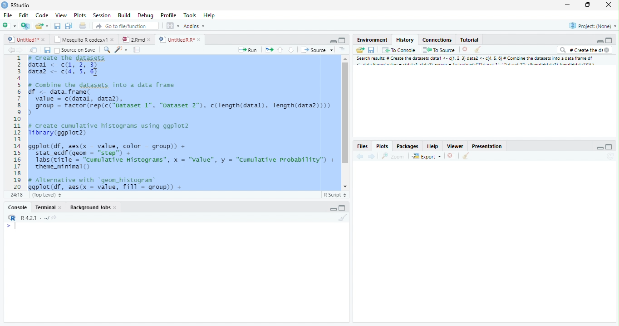  What do you see at coordinates (584, 51) in the screenshot?
I see `# Create the di` at bounding box center [584, 51].